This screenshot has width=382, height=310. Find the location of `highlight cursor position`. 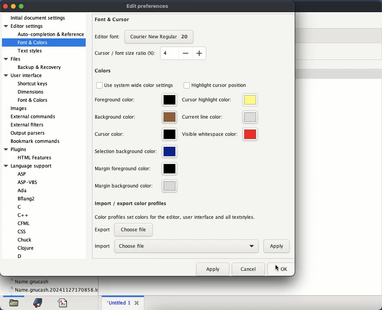

highlight cursor position is located at coordinates (221, 84).